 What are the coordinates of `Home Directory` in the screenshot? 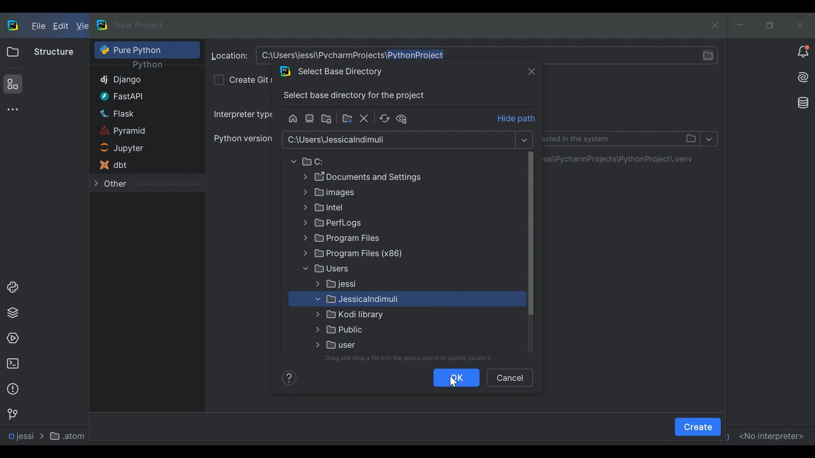 It's located at (292, 119).